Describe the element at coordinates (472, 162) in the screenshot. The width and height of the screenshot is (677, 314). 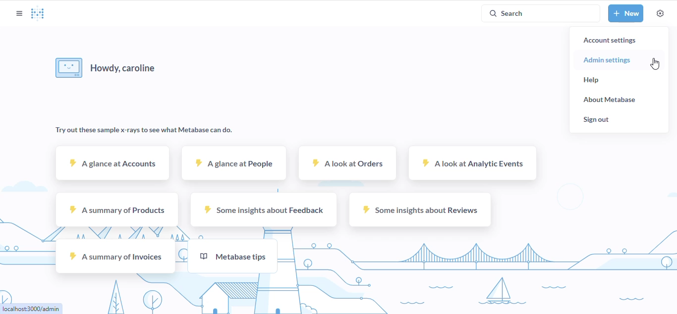
I see `a look at analytic events` at that location.